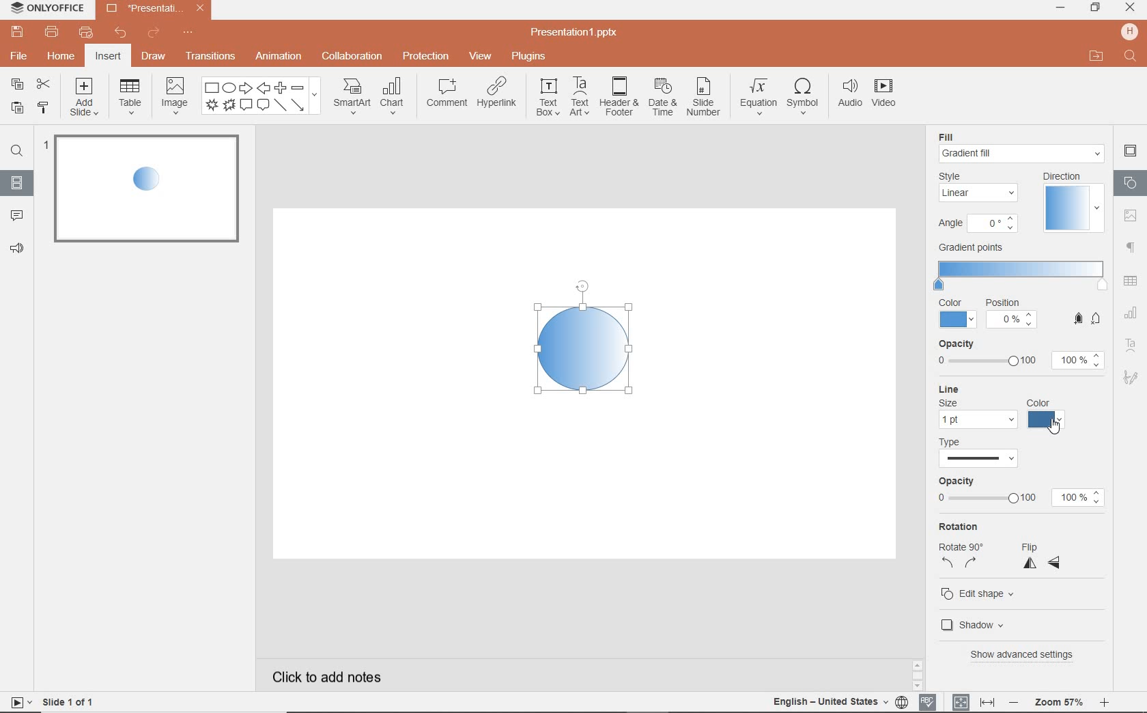  I want to click on text art, so click(1131, 345).